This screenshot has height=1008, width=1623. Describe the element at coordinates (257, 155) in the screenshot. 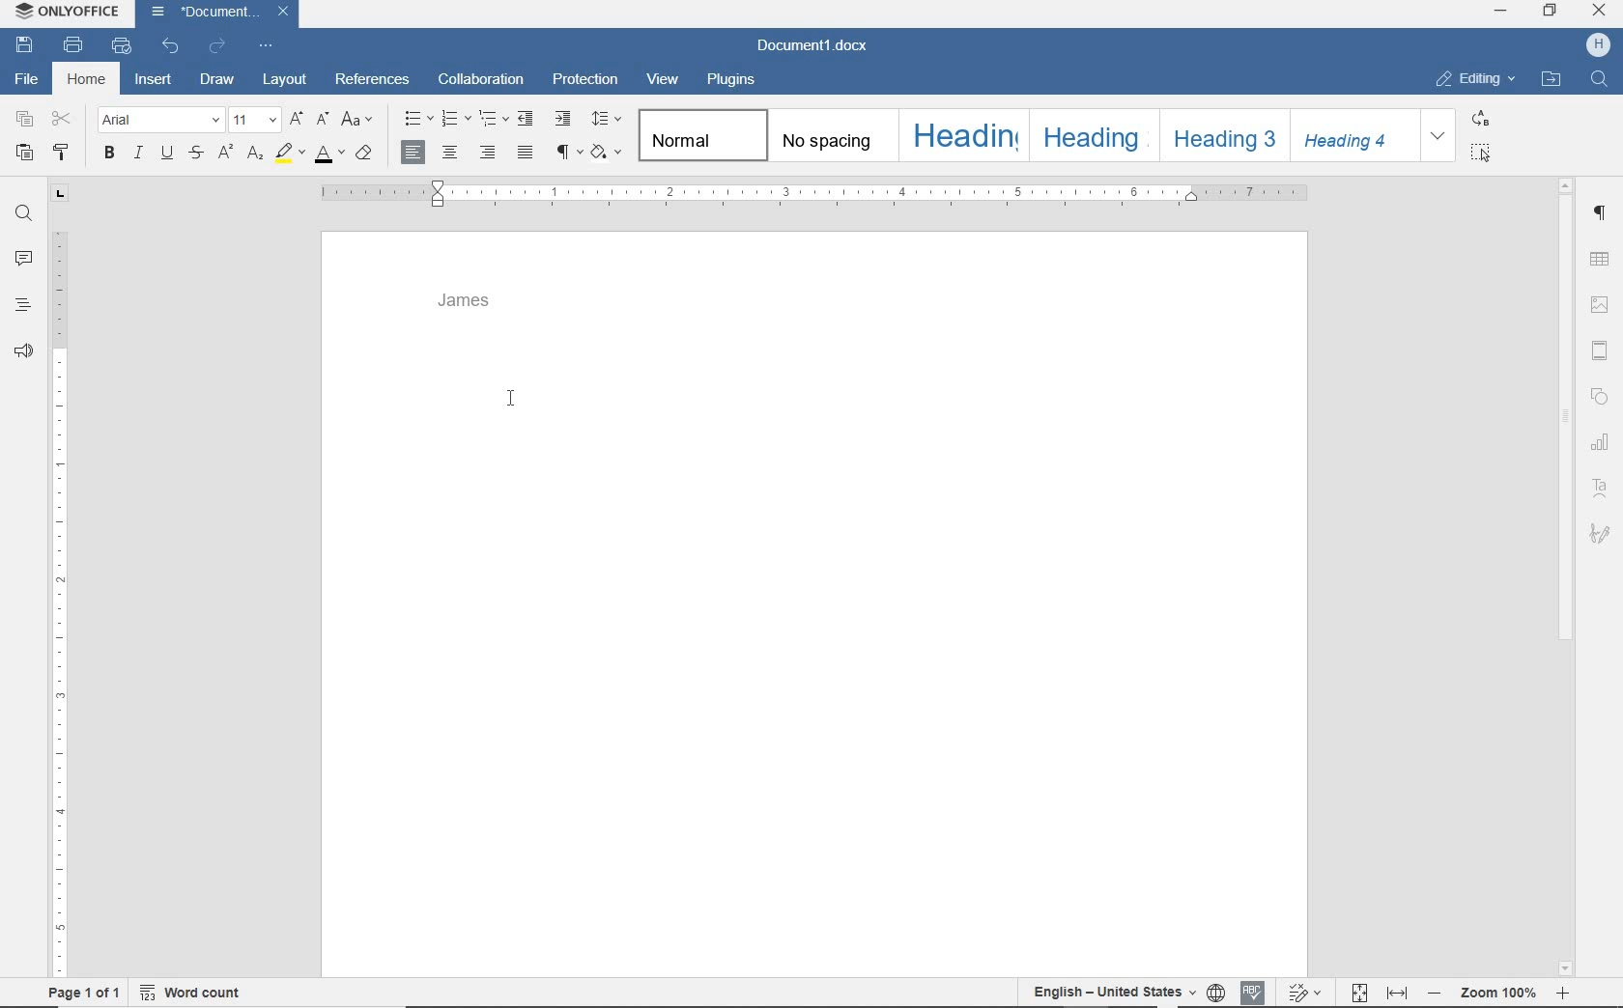

I see `subscript` at that location.